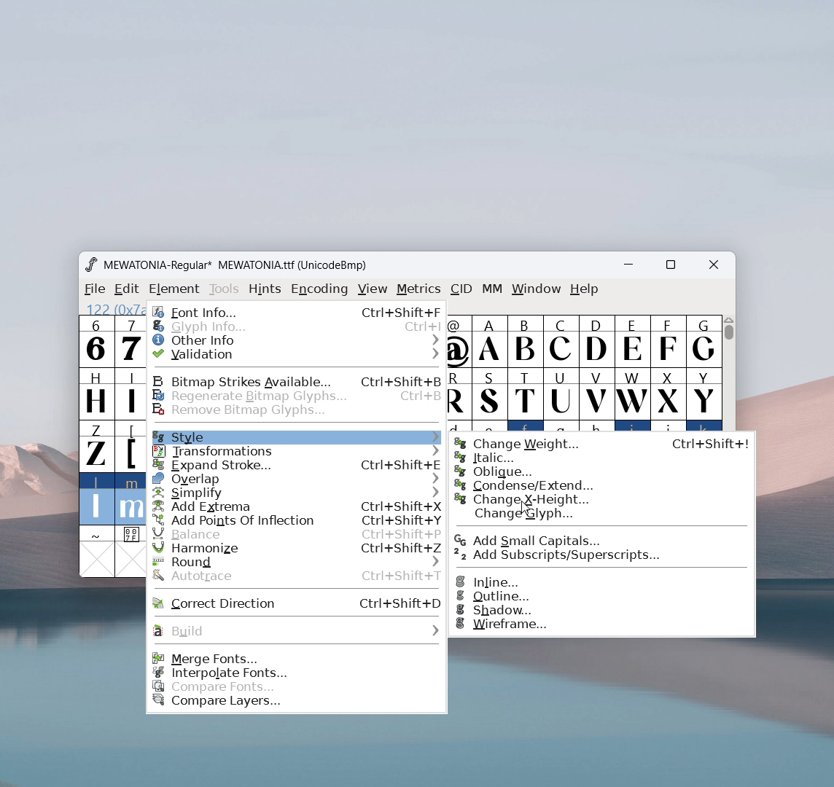 Image resolution: width=834 pixels, height=787 pixels. Describe the element at coordinates (704, 393) in the screenshot. I see `Y` at that location.